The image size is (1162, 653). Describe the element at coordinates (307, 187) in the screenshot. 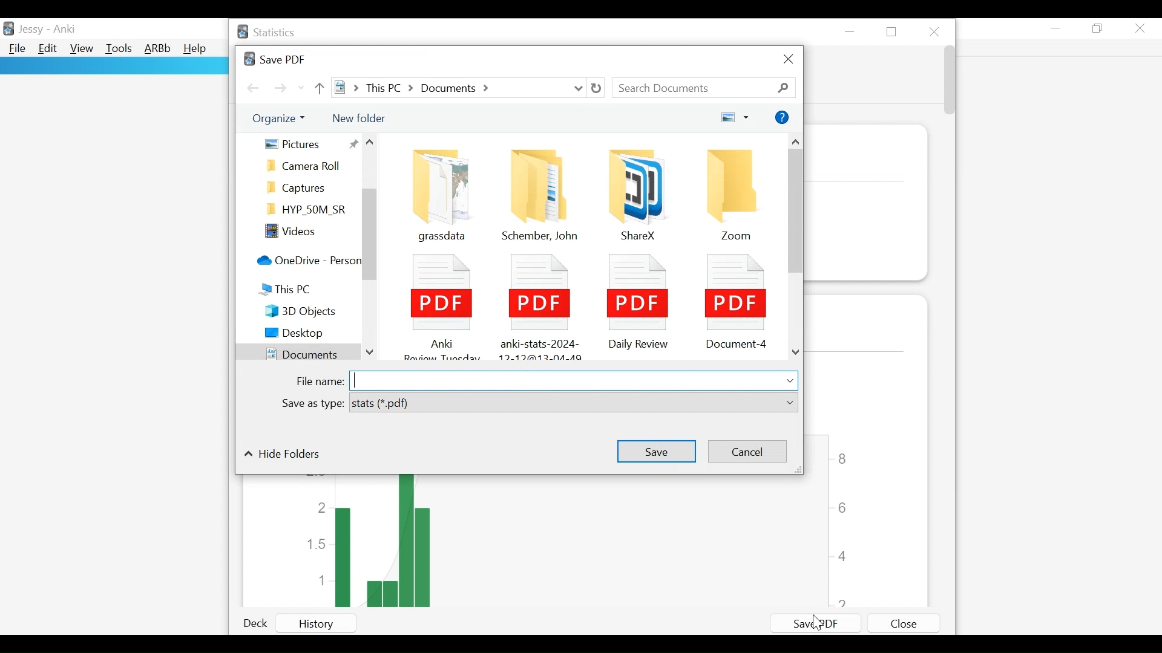

I see `Folder` at that location.